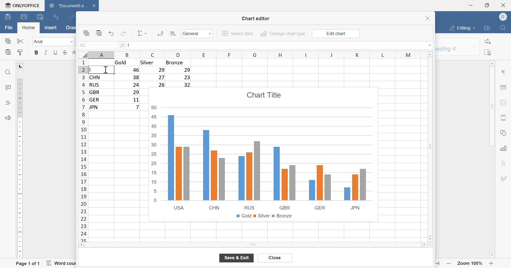 The width and height of the screenshot is (511, 268). Describe the element at coordinates (8, 118) in the screenshot. I see `feedback & support` at that location.